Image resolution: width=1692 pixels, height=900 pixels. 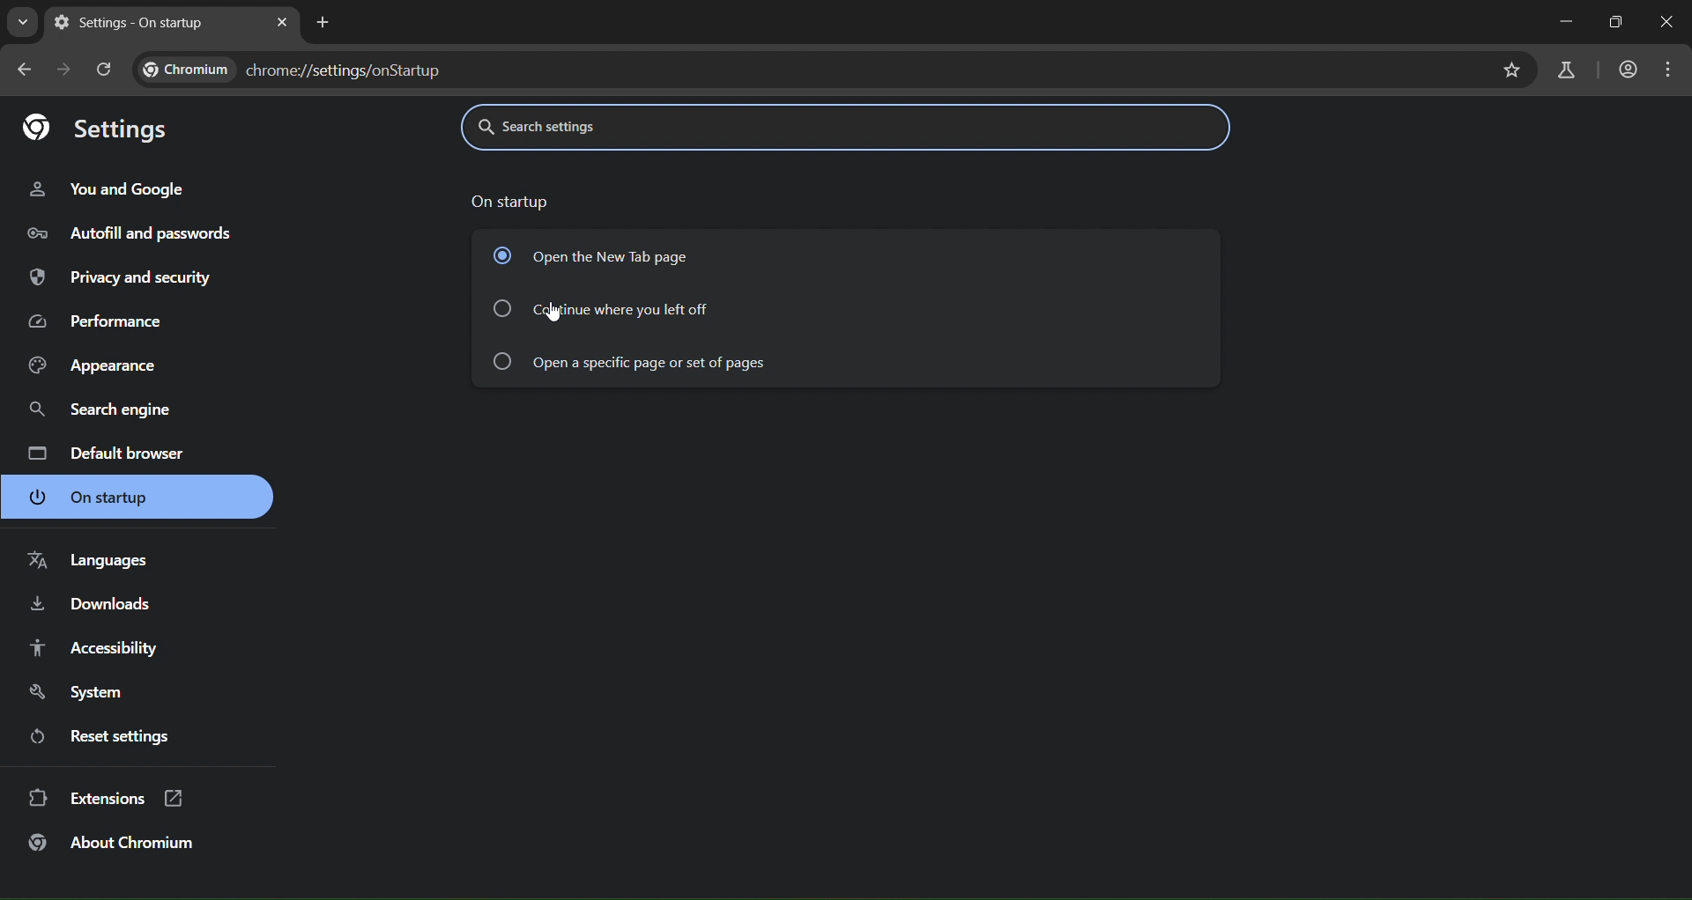 I want to click on open the new tab page, so click(x=604, y=255).